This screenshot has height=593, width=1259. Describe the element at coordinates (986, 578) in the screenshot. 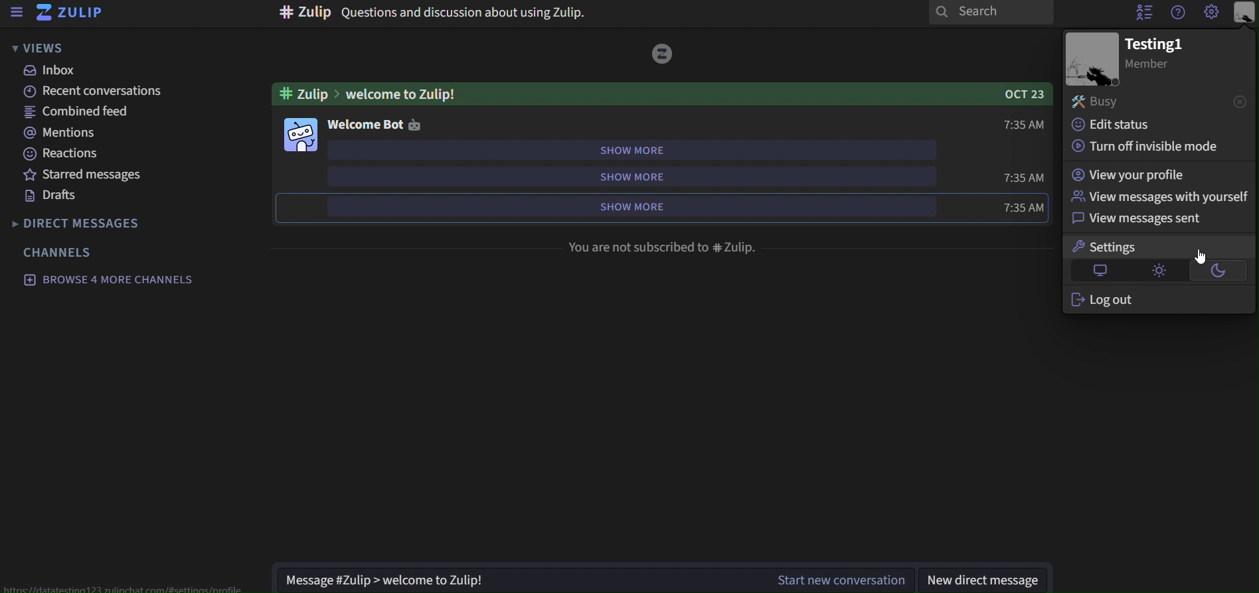

I see `new direct message` at that location.